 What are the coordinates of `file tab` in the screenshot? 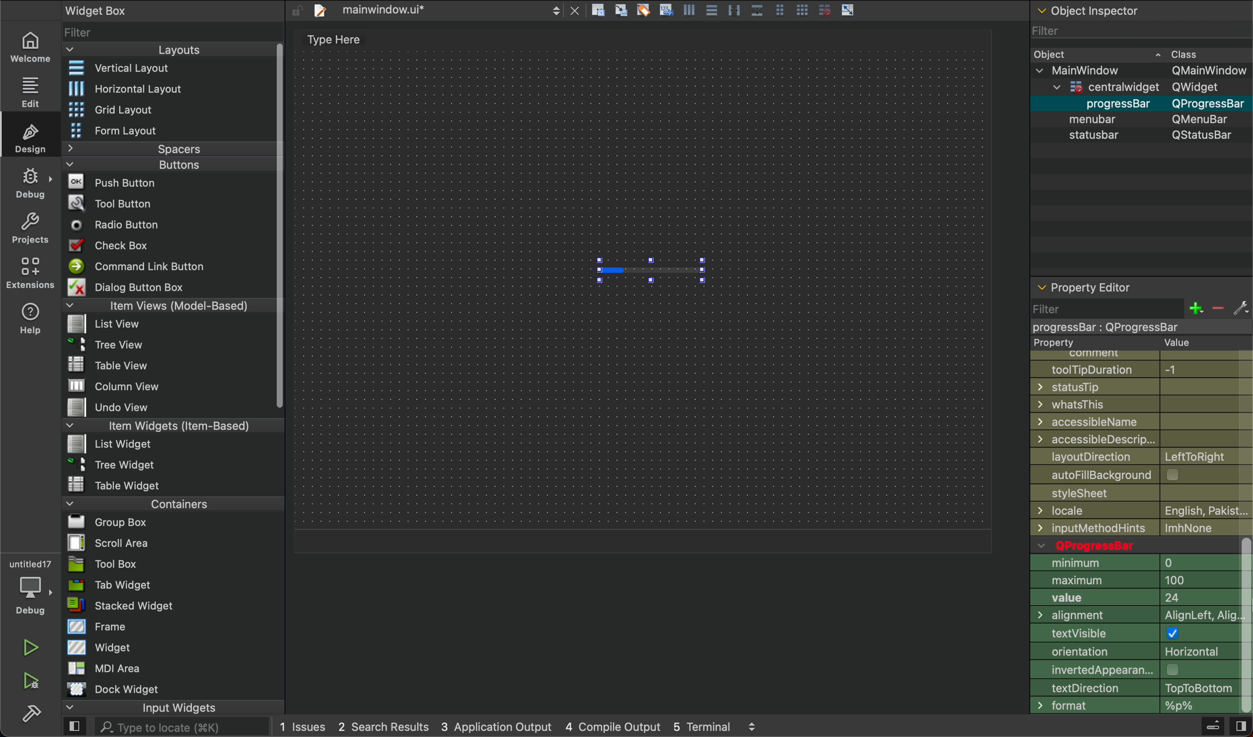 It's located at (446, 11).